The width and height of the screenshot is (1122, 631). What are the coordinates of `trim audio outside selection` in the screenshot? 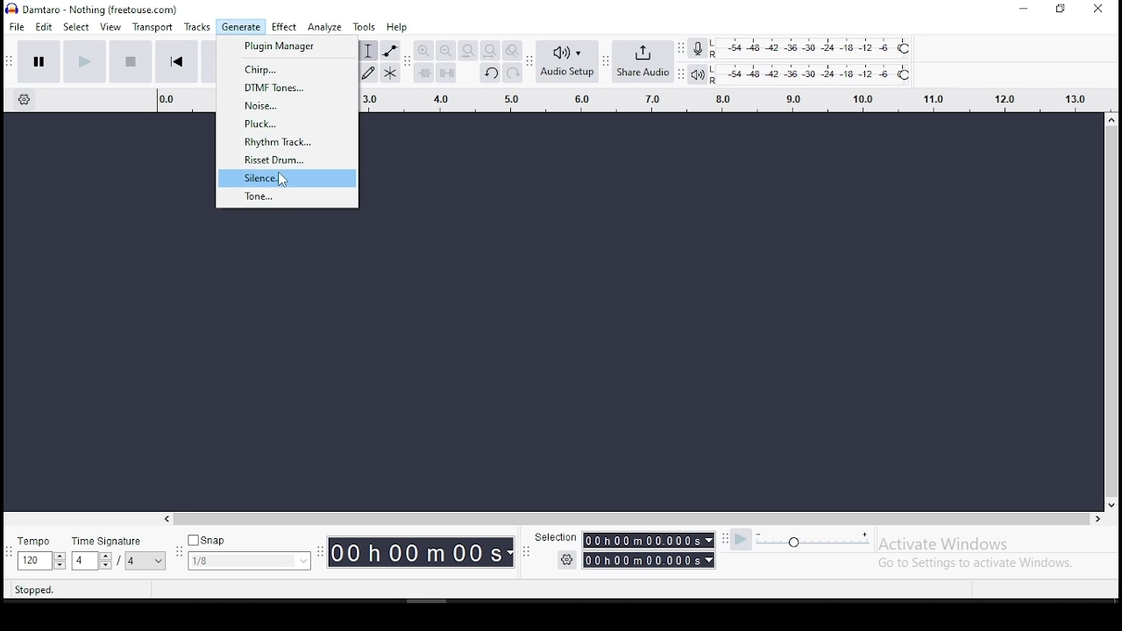 It's located at (423, 73).